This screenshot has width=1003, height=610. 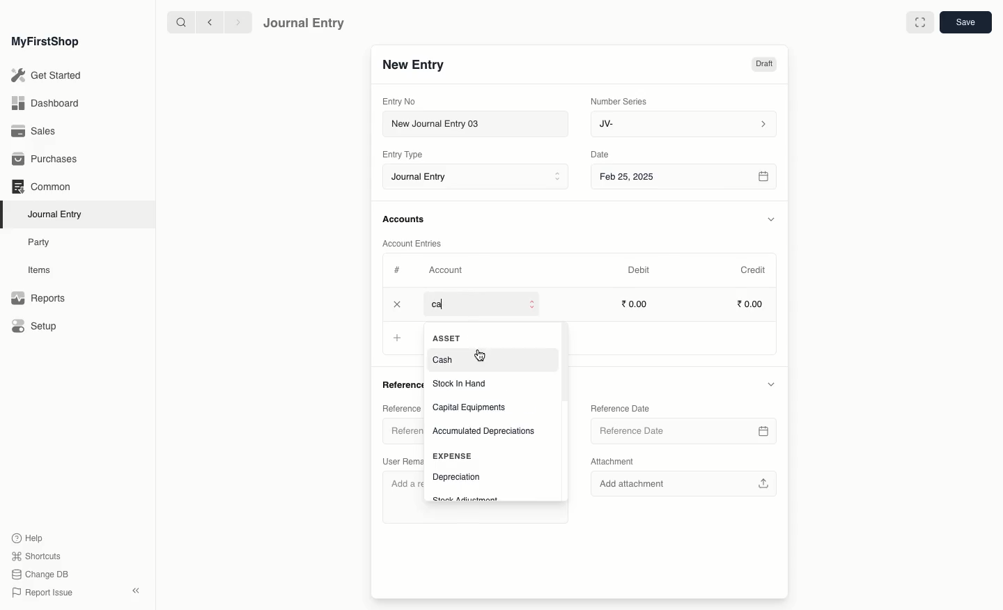 I want to click on Date, so click(x=600, y=155).